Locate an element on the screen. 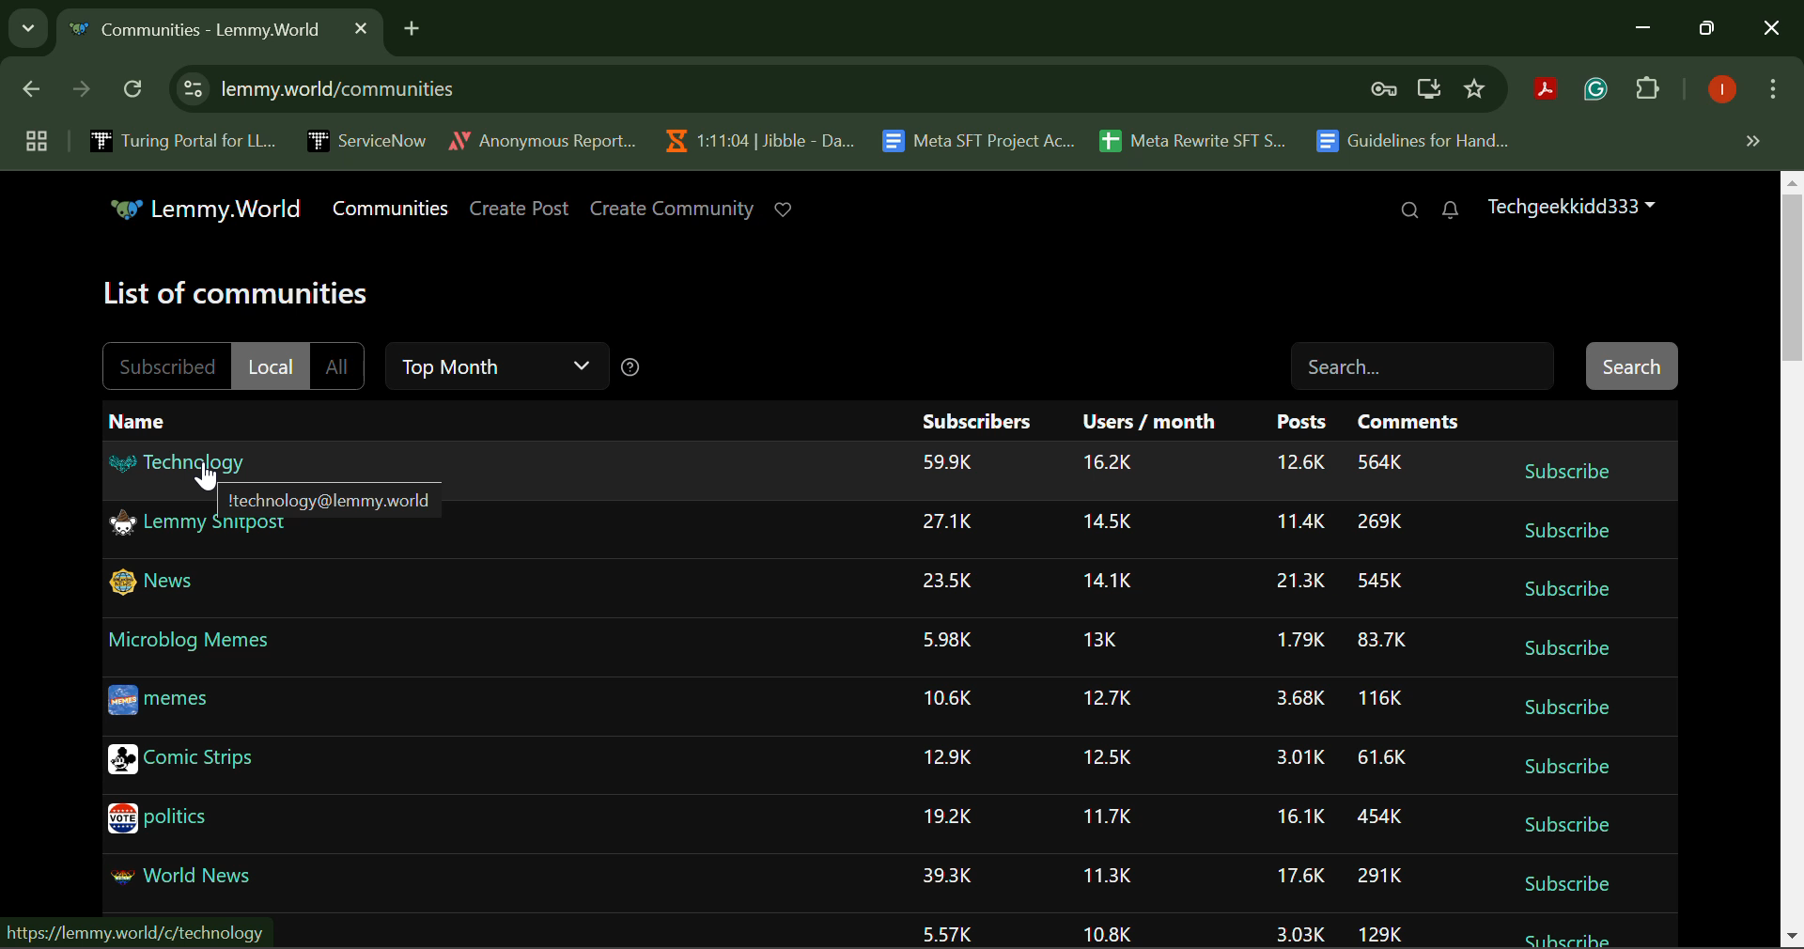  Community Lemmy Address is located at coordinates (332, 497).